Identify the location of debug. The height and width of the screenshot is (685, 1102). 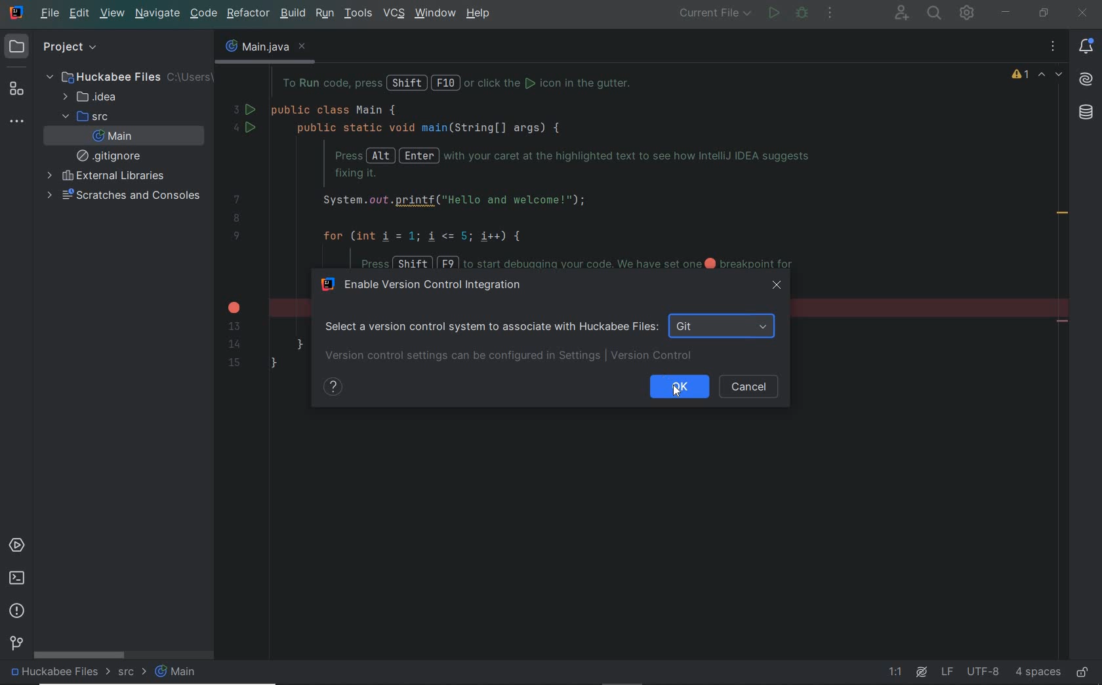
(802, 14).